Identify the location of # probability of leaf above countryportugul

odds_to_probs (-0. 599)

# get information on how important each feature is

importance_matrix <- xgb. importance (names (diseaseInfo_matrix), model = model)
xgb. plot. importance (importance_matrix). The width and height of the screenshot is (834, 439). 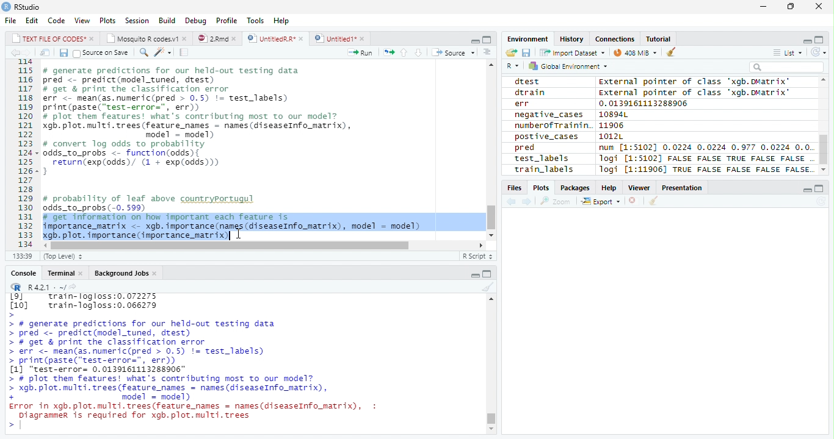
(237, 216).